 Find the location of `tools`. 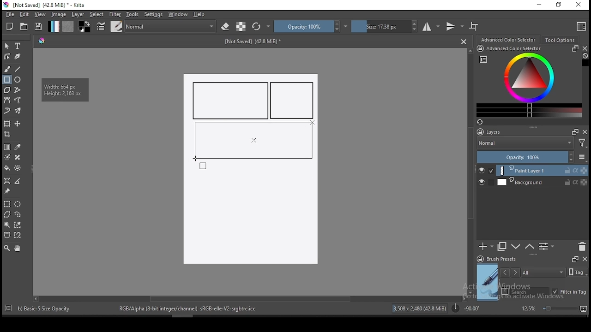

tools is located at coordinates (133, 14).